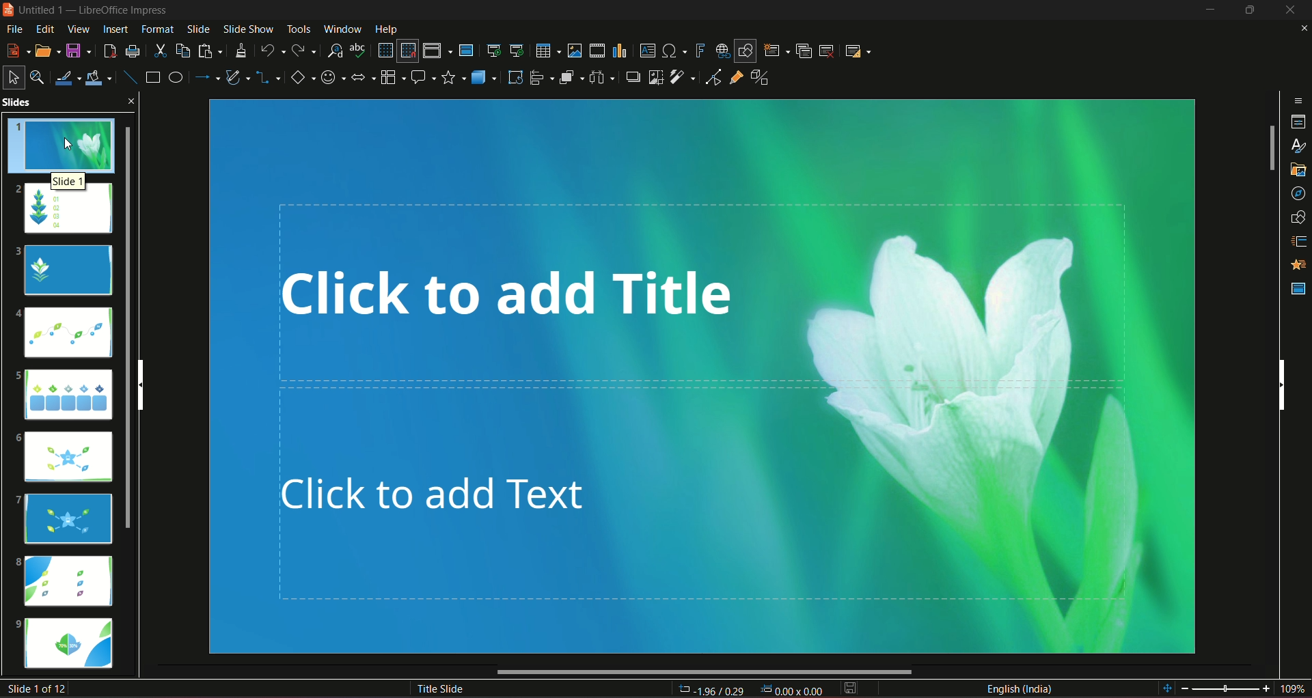 Image resolution: width=1312 pixels, height=698 pixels. What do you see at coordinates (776, 50) in the screenshot?
I see `new slide` at bounding box center [776, 50].